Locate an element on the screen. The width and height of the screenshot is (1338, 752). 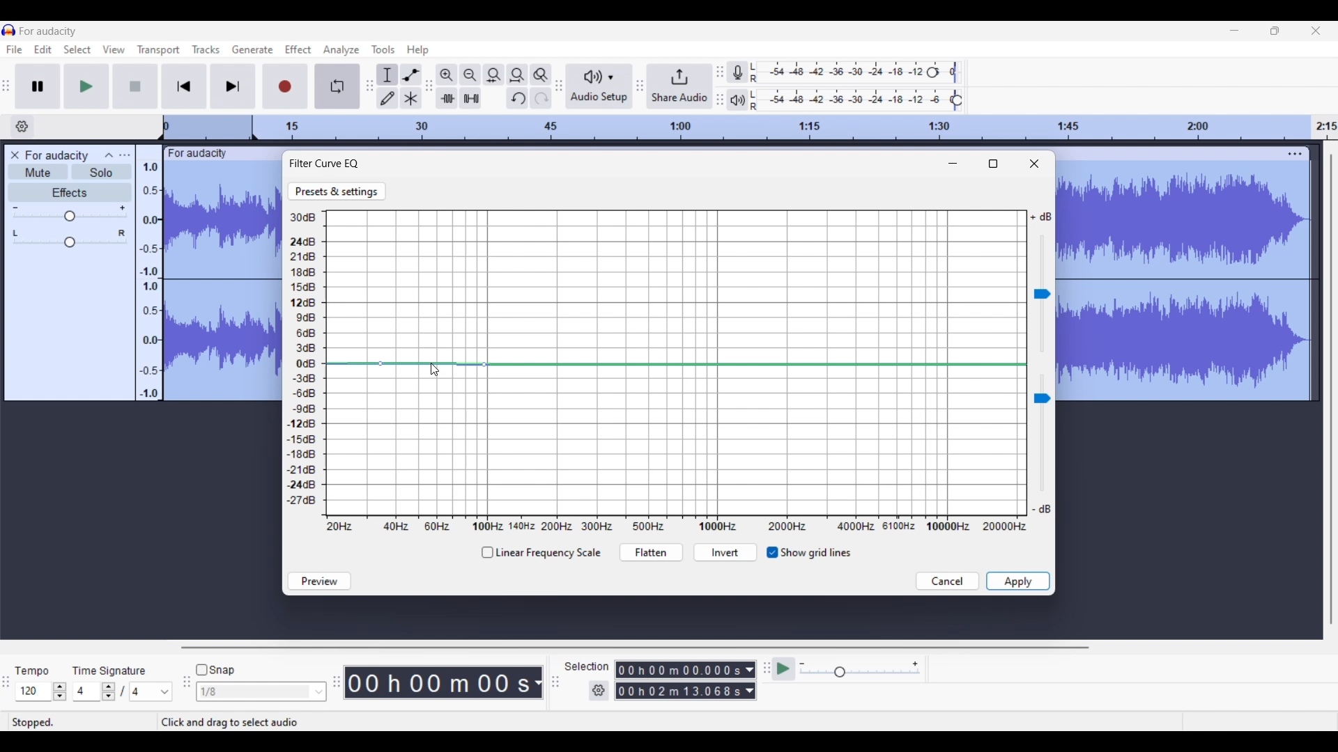
Change sound is located at coordinates (1042, 294).